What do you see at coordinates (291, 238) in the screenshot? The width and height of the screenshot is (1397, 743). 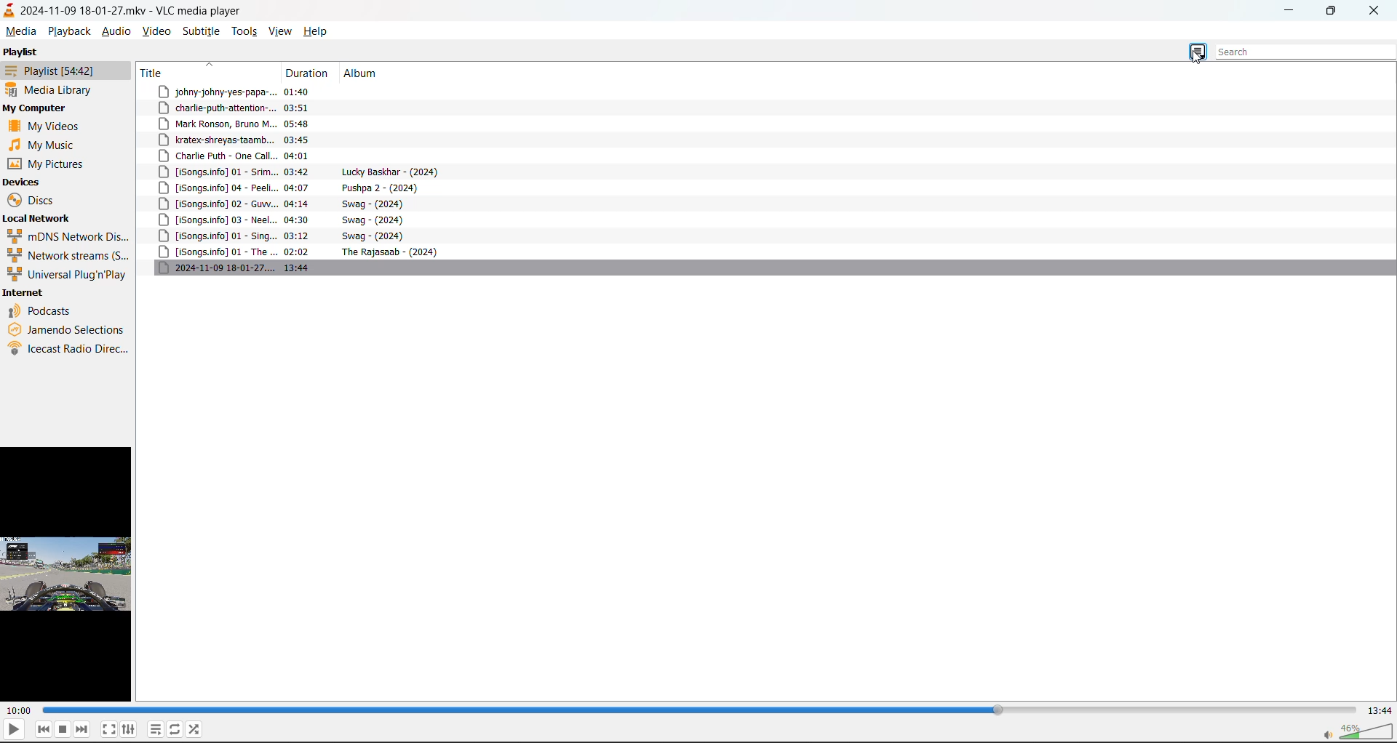 I see `track title, duration and album` at bounding box center [291, 238].